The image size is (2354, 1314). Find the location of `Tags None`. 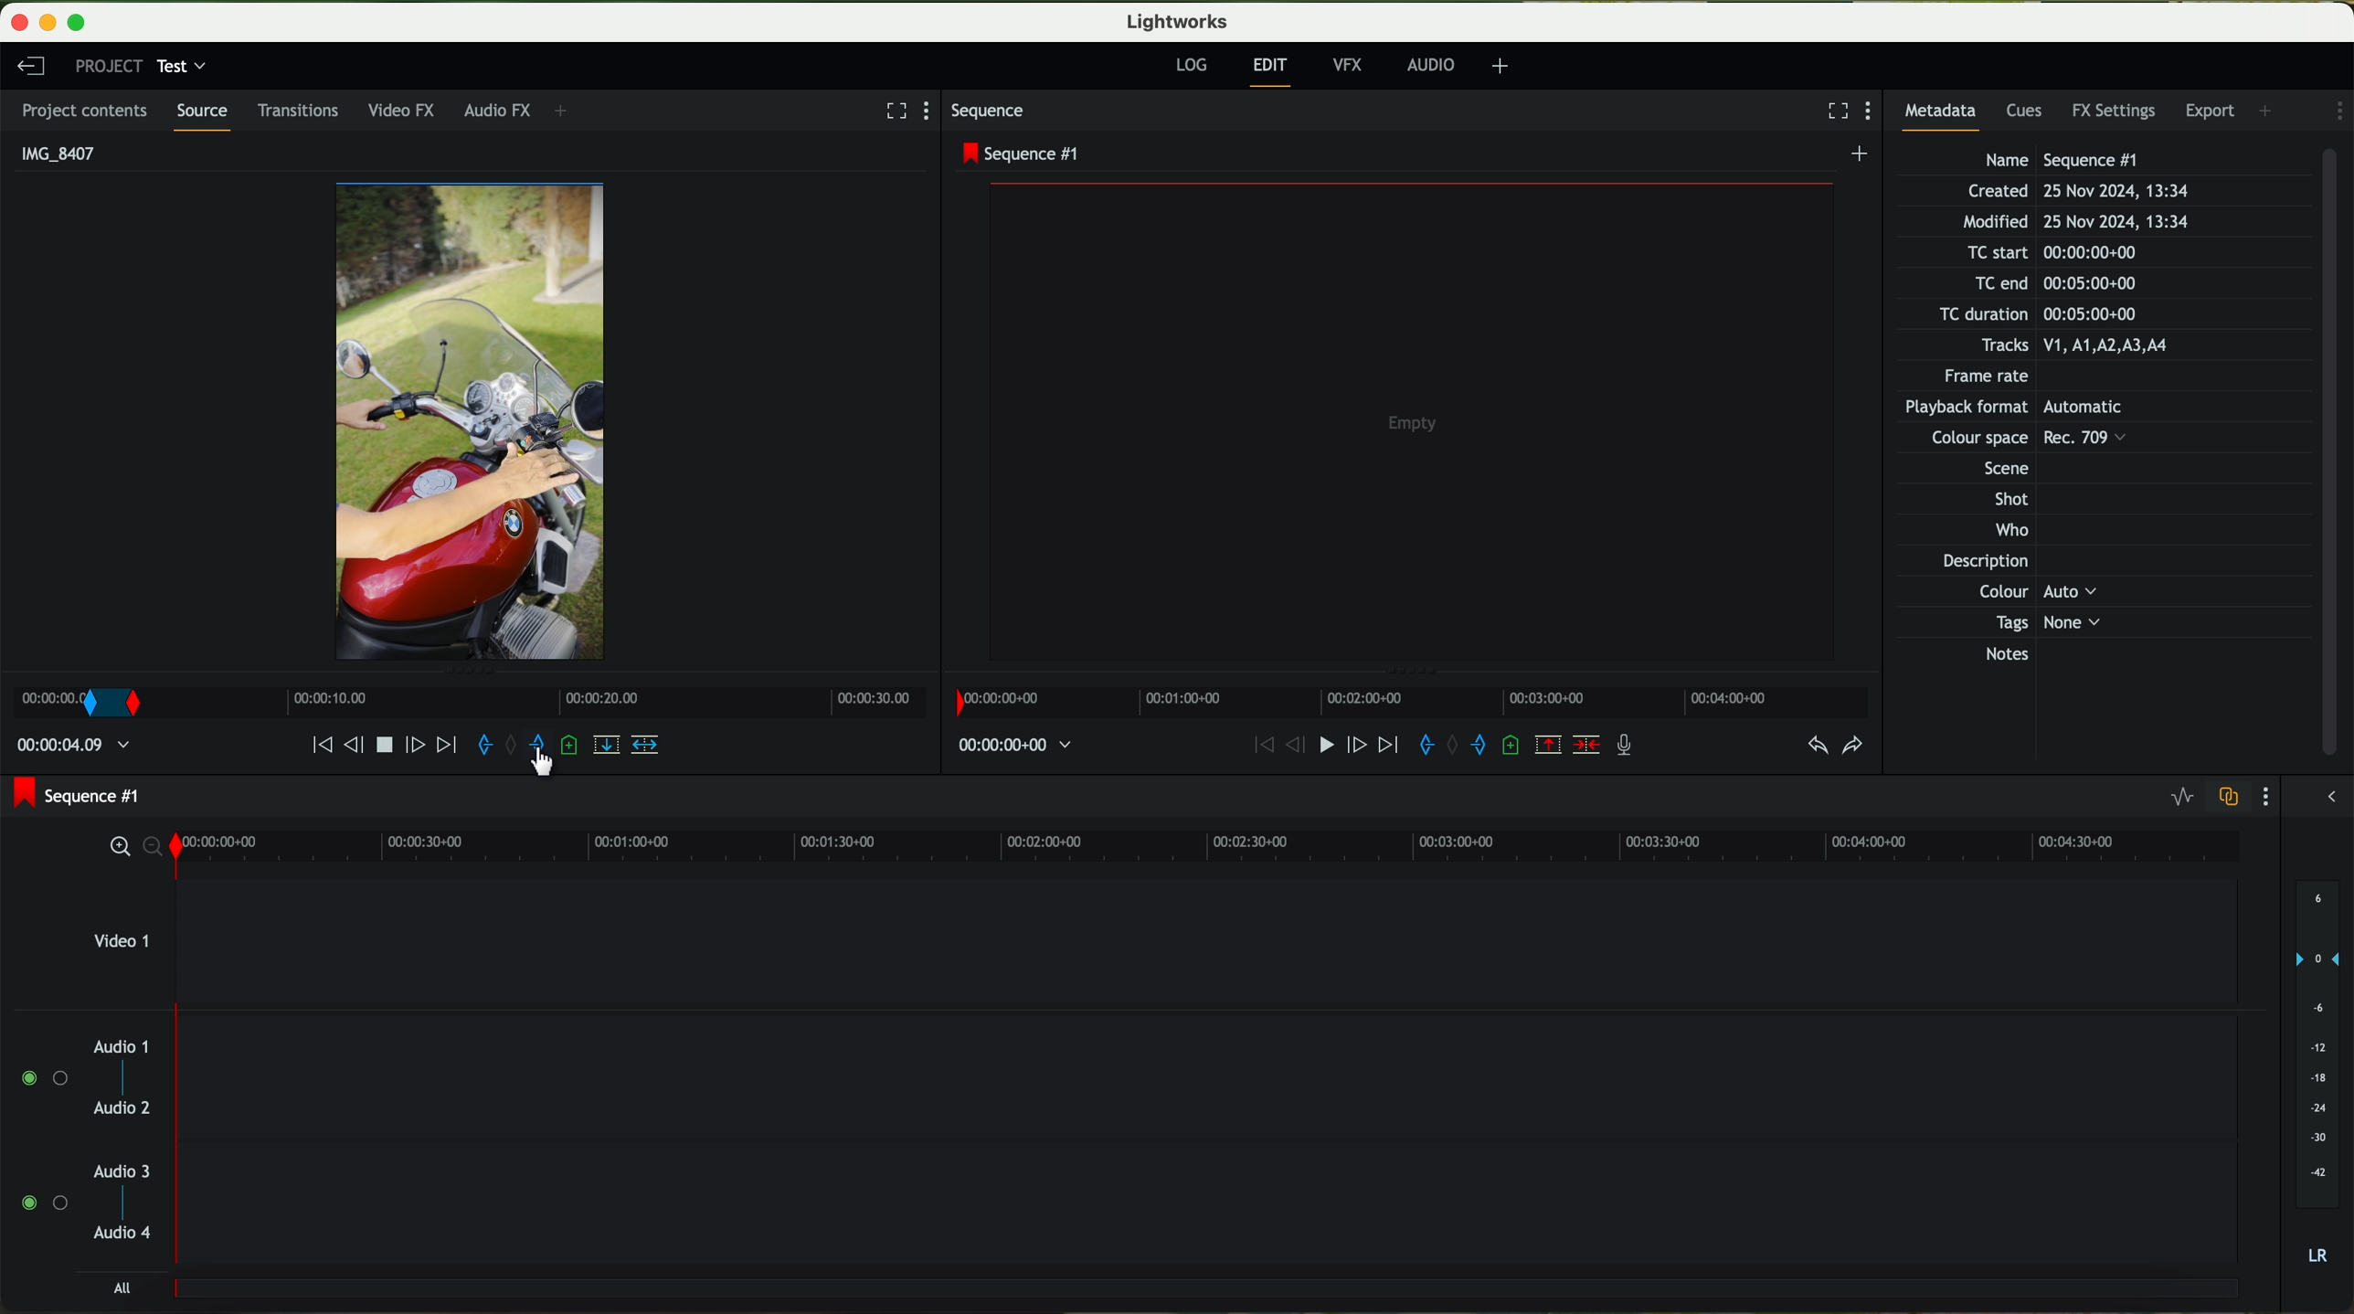

Tags None is located at coordinates (2042, 622).